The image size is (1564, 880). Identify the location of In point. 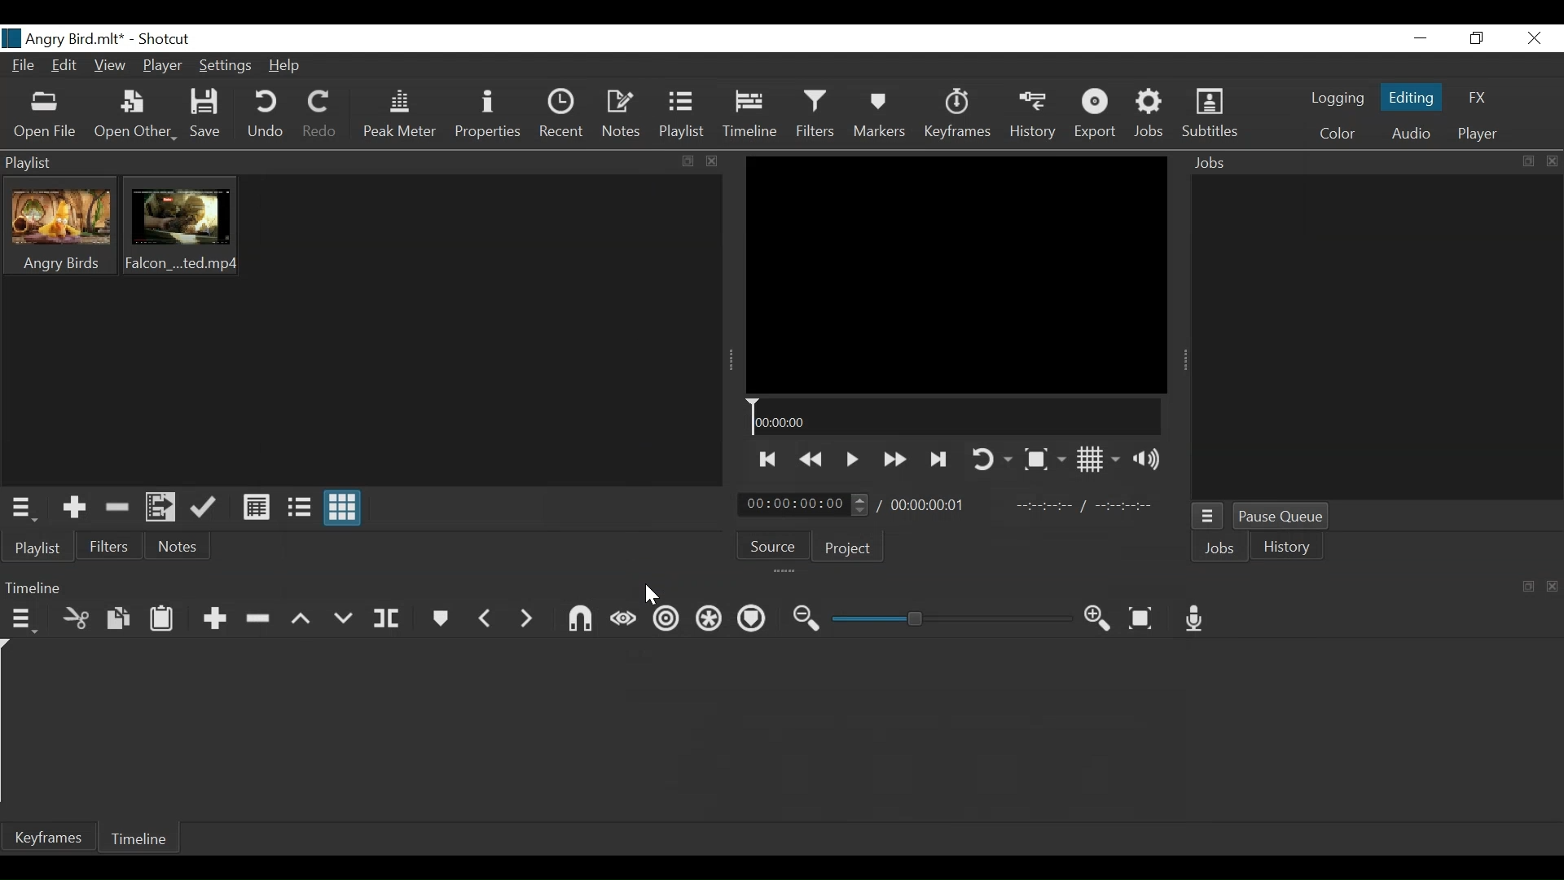
(1081, 504).